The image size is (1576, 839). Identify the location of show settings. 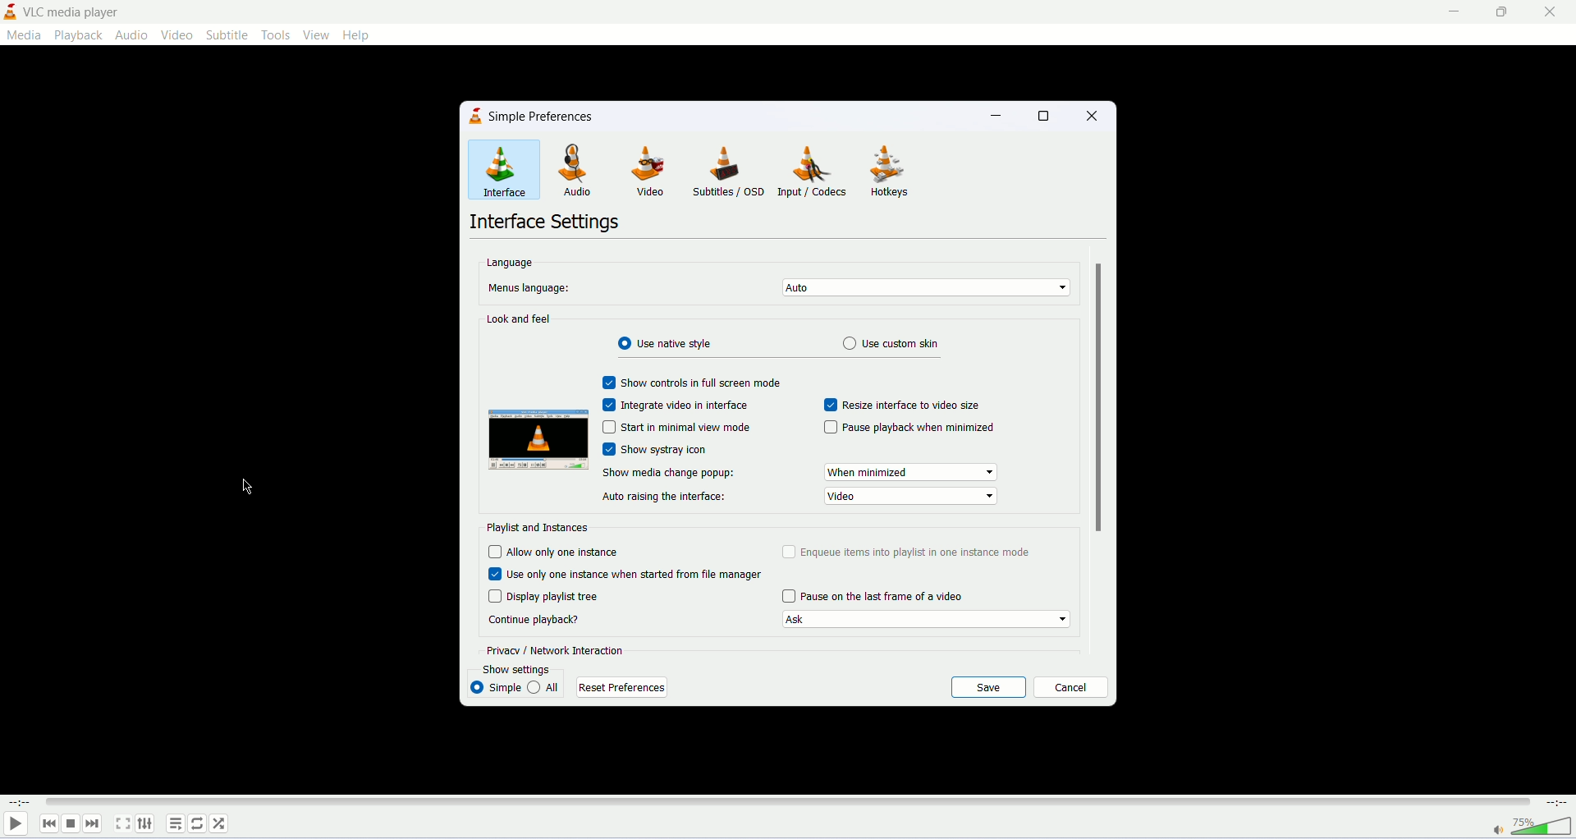
(524, 670).